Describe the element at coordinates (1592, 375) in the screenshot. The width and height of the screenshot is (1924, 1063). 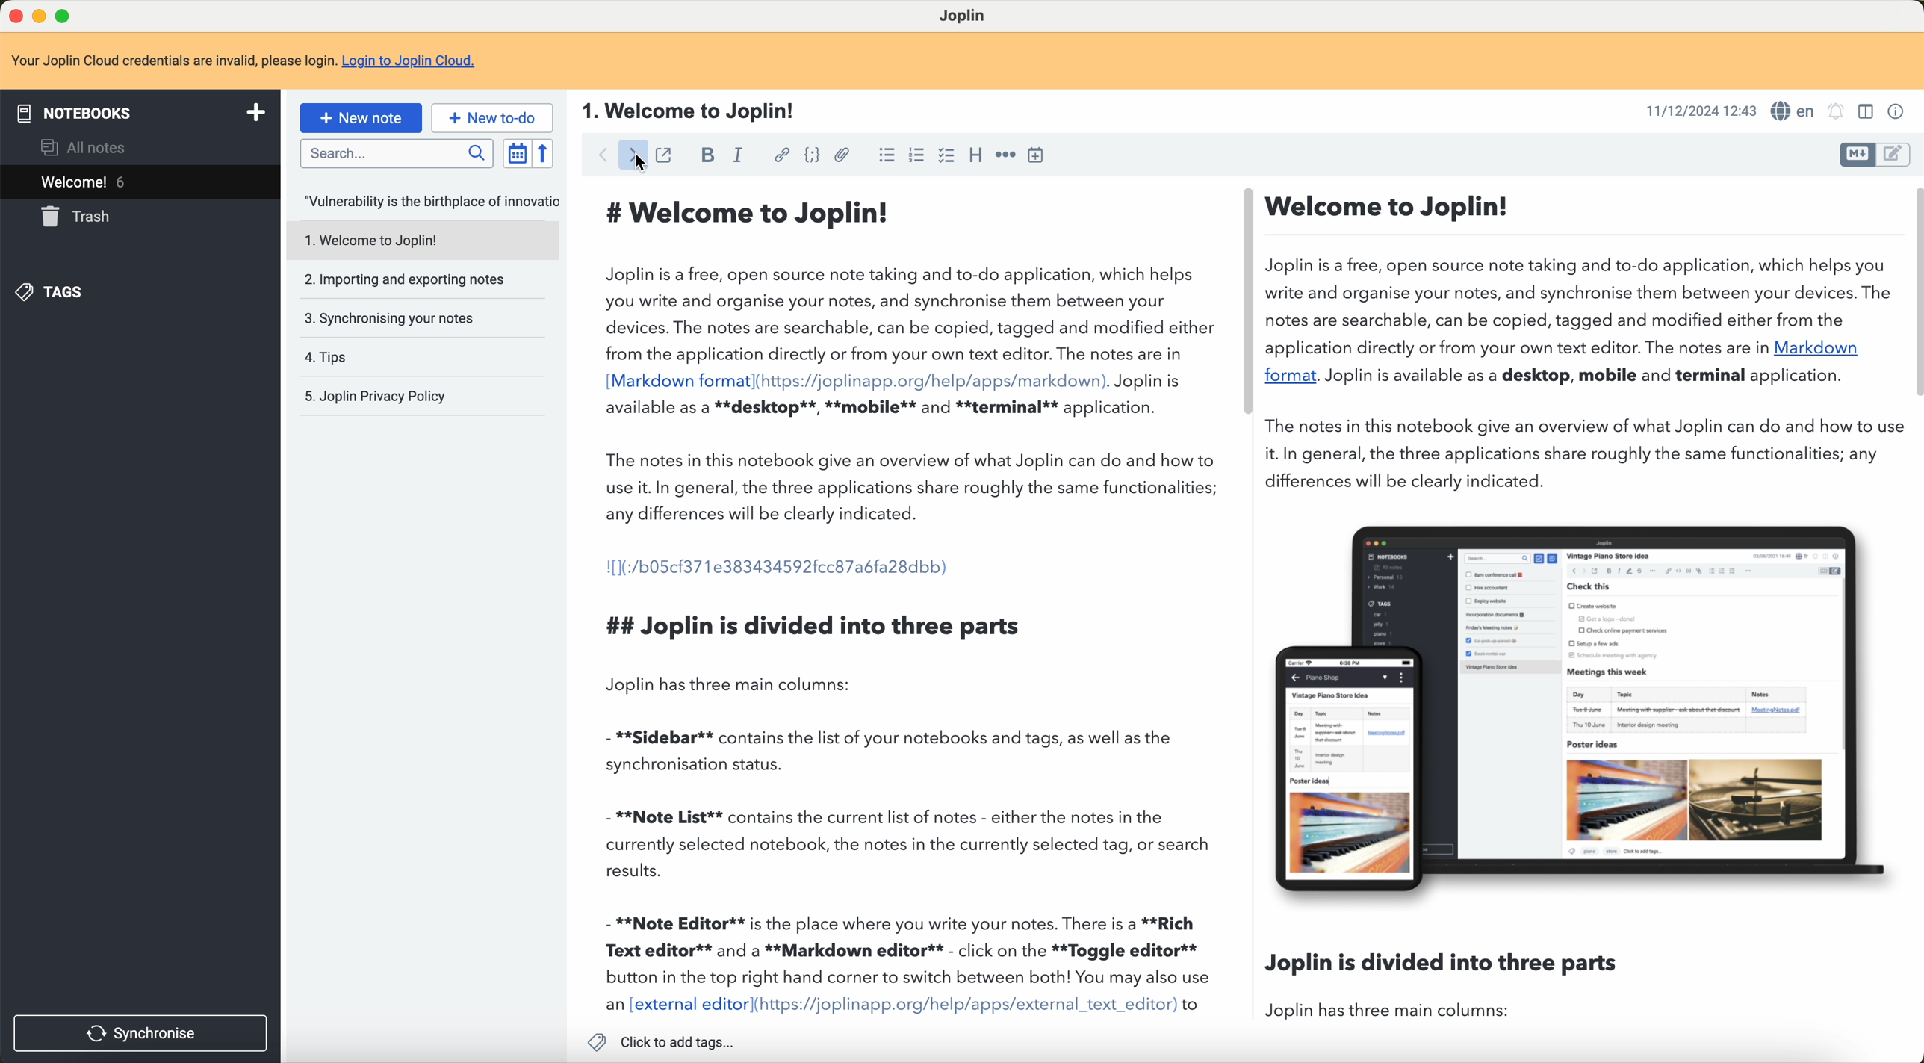
I see `Joplin is available as a desktop, mobile and terminal application.` at that location.